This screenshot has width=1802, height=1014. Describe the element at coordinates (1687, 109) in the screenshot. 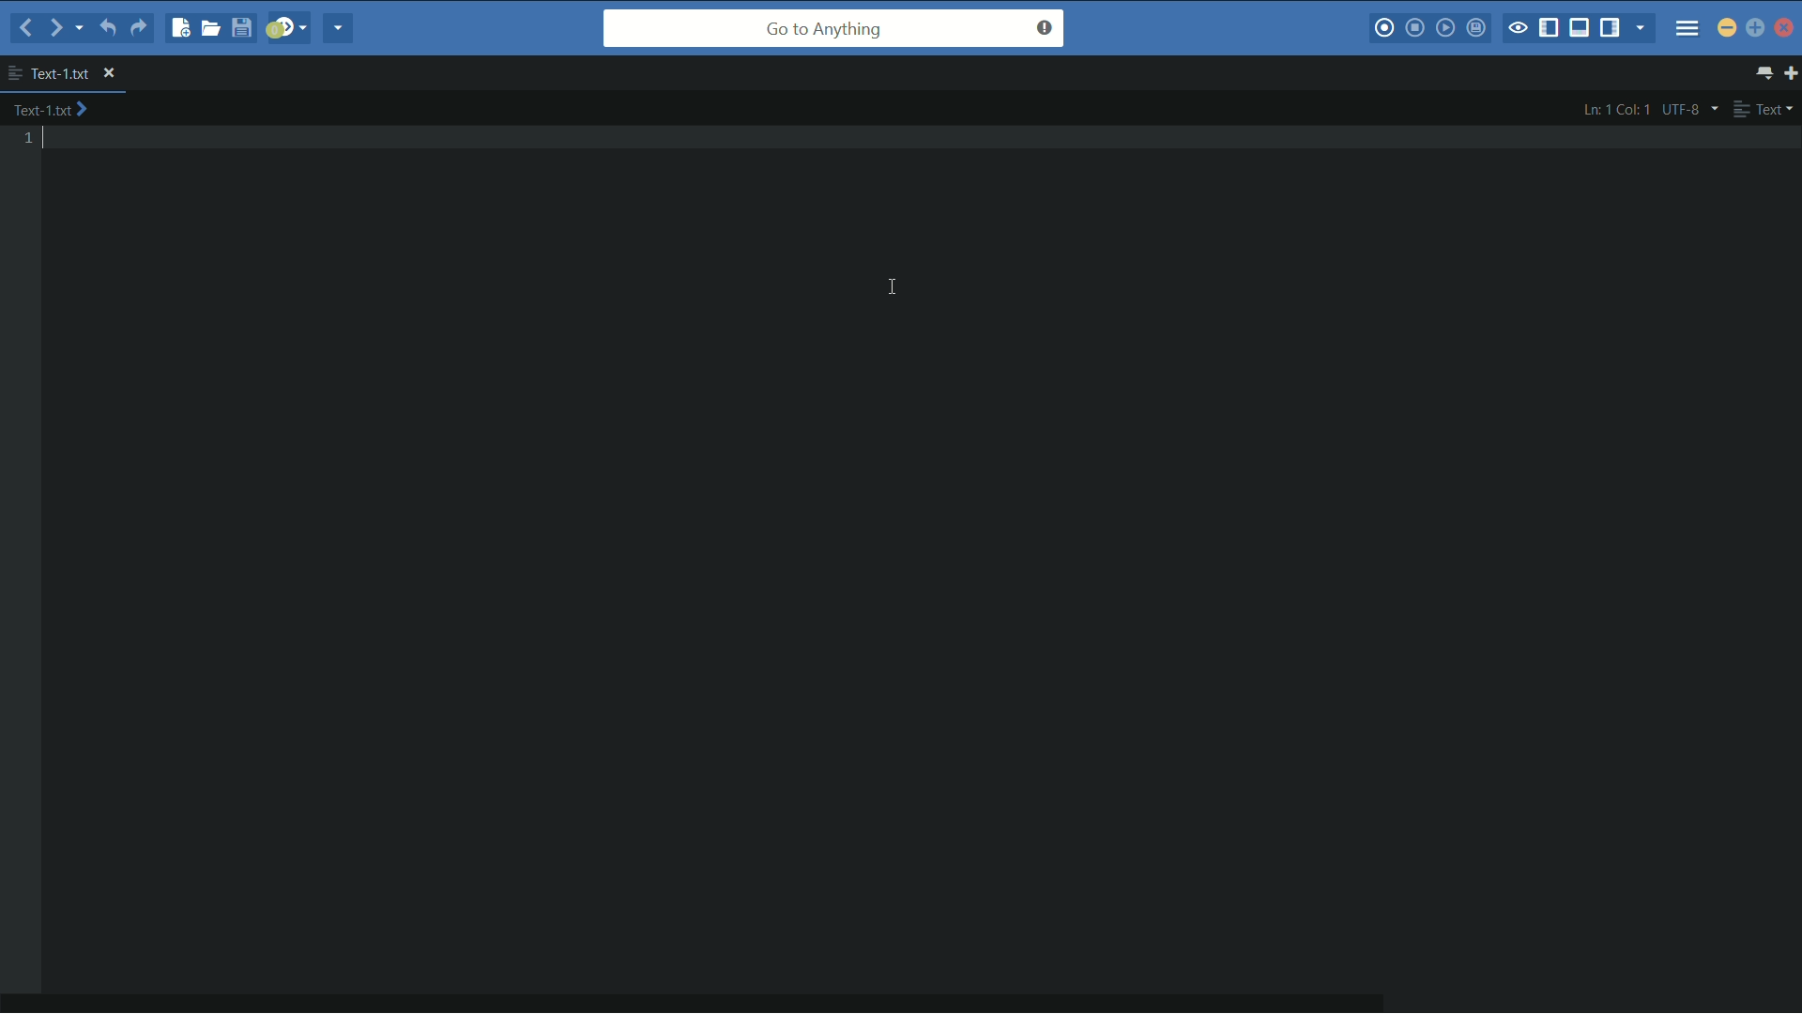

I see `UTF-8` at that location.